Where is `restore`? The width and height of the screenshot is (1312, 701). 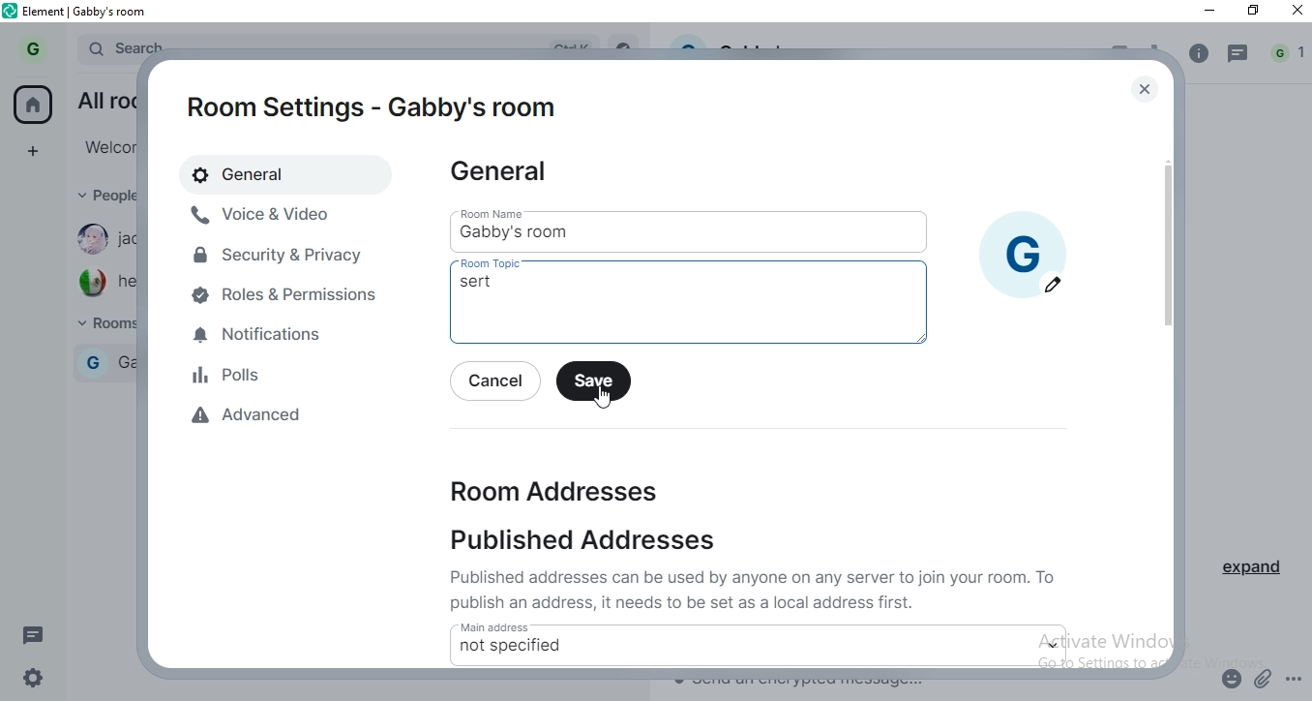 restore is located at coordinates (1254, 12).